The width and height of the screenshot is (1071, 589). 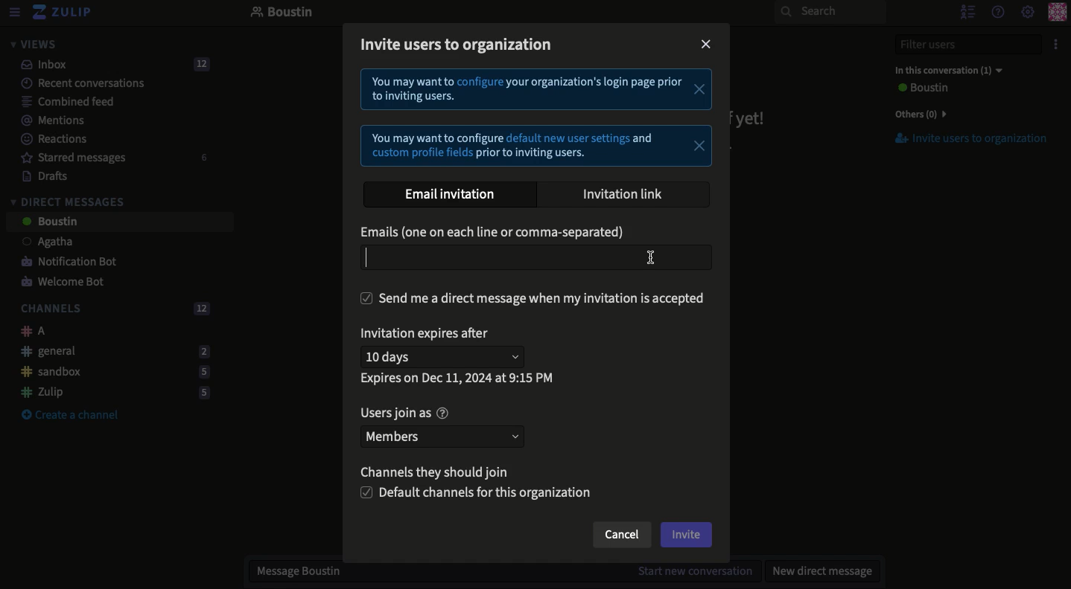 What do you see at coordinates (659, 258) in the screenshot?
I see `cursor` at bounding box center [659, 258].